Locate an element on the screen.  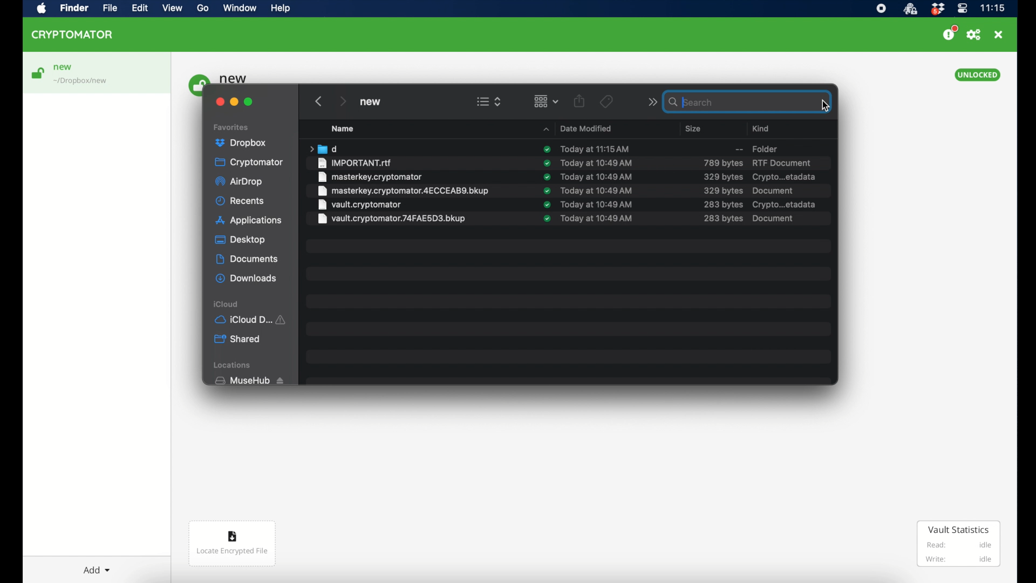
folder is located at coordinates (324, 148).